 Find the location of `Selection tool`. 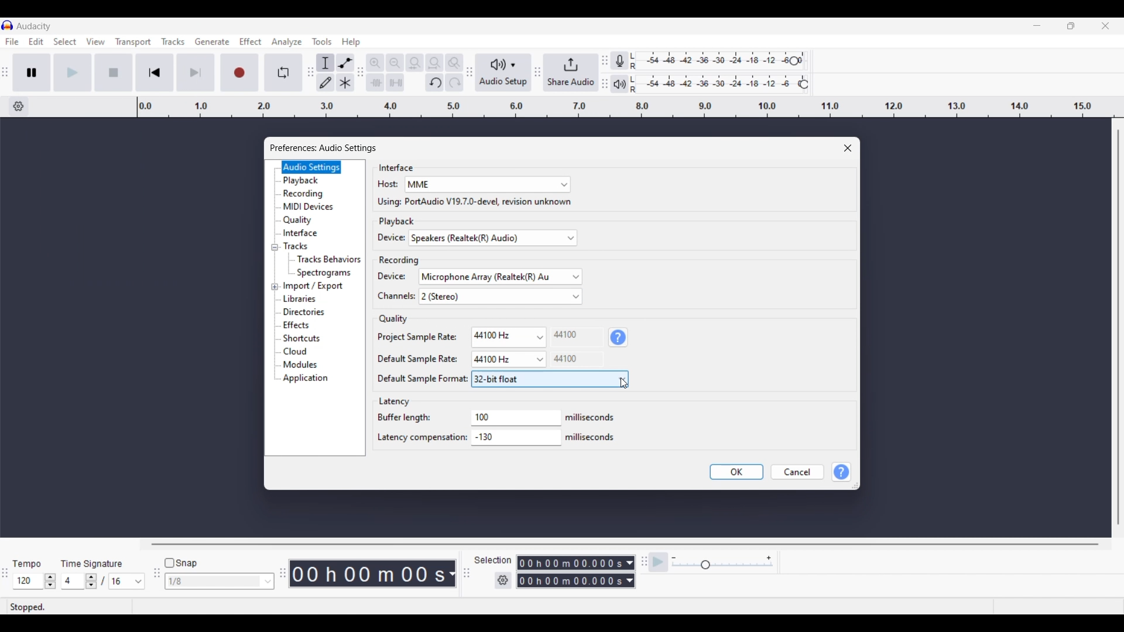

Selection tool is located at coordinates (325, 63).